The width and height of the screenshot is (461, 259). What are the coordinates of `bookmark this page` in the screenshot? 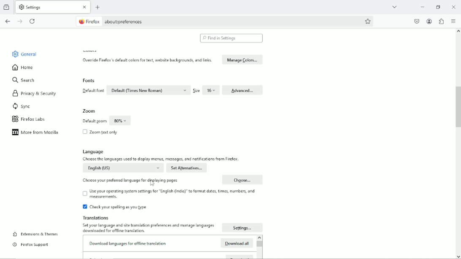 It's located at (368, 22).